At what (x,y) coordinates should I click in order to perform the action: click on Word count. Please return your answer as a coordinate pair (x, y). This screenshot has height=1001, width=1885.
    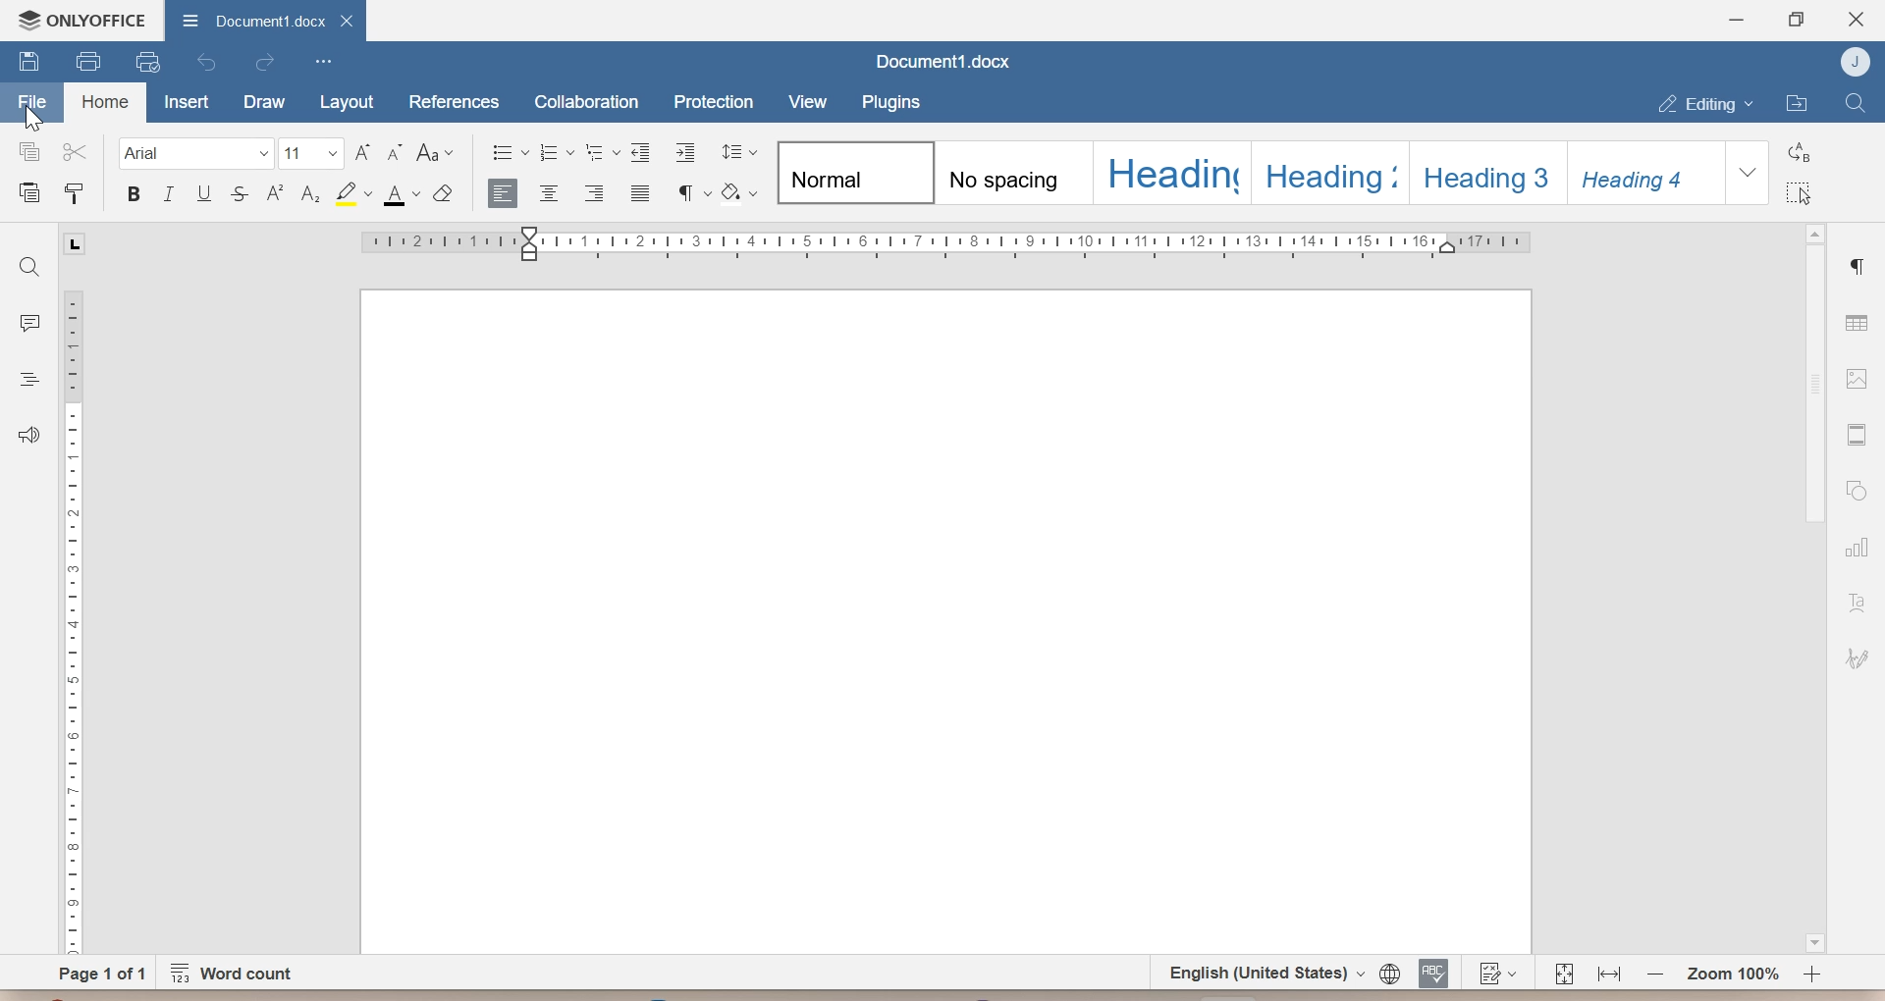
    Looking at the image, I should click on (240, 973).